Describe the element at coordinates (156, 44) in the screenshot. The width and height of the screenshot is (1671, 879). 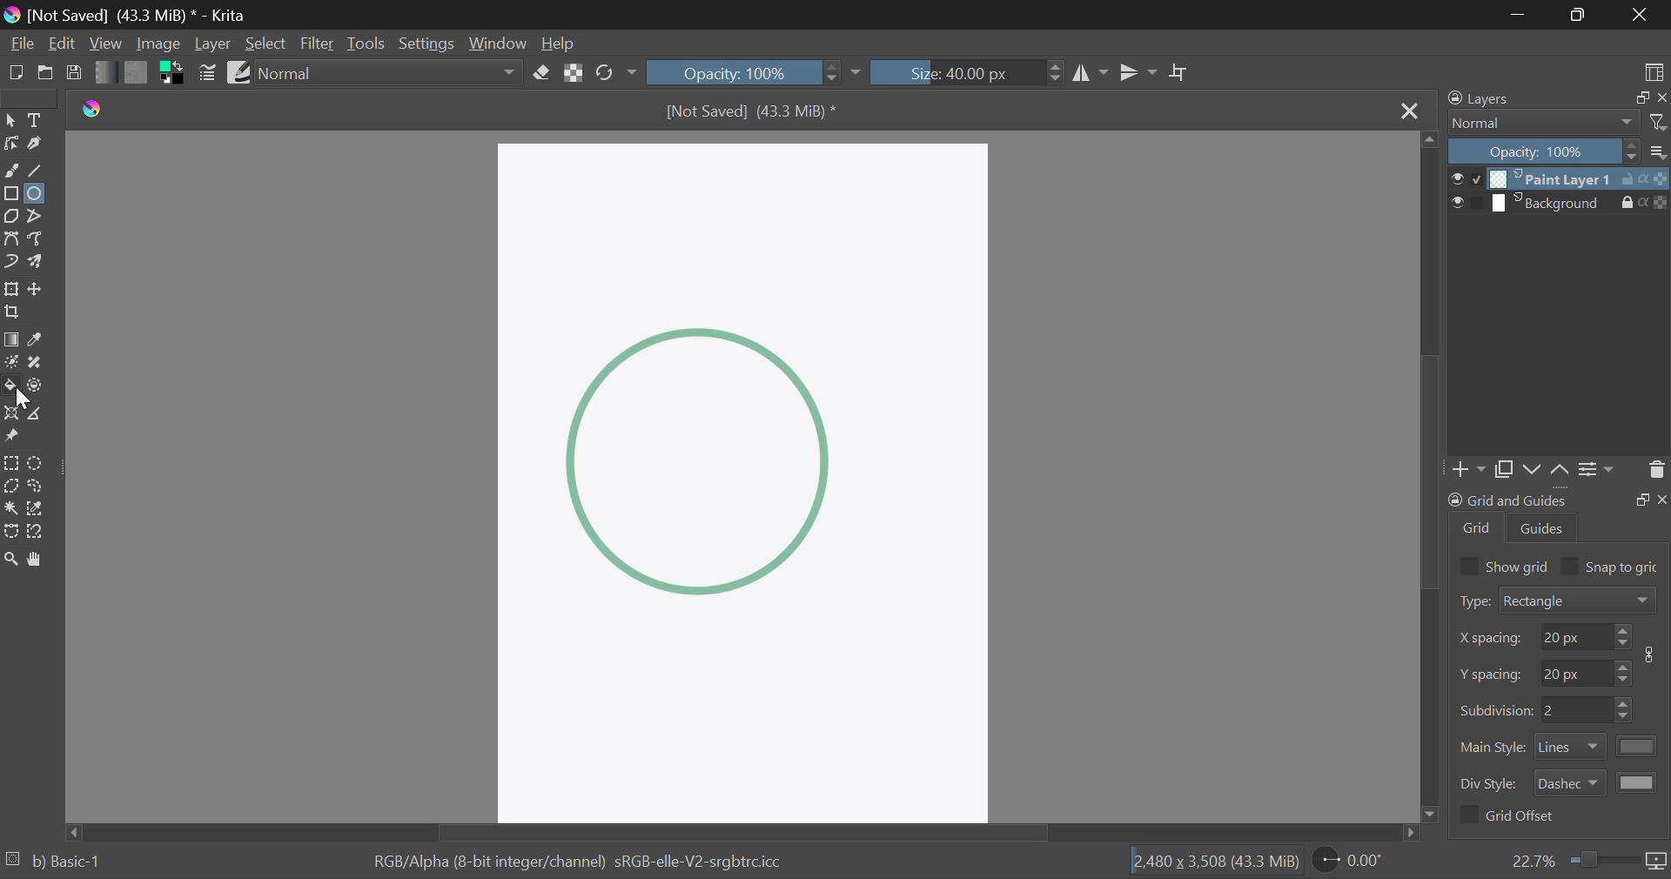
I see `Image` at that location.